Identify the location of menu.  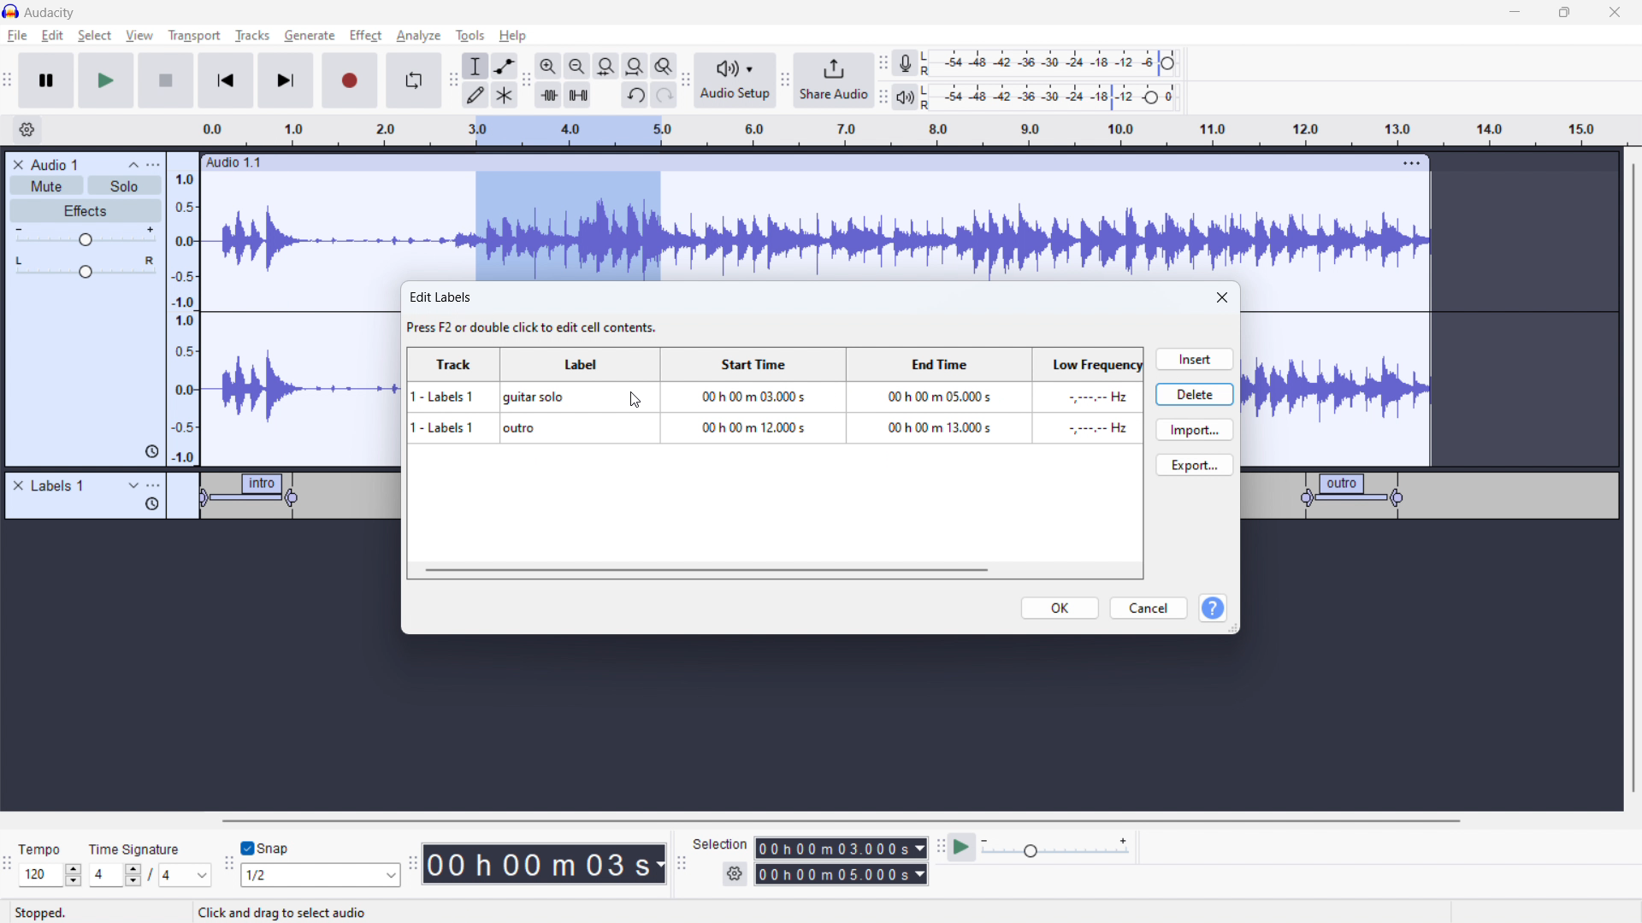
(155, 165).